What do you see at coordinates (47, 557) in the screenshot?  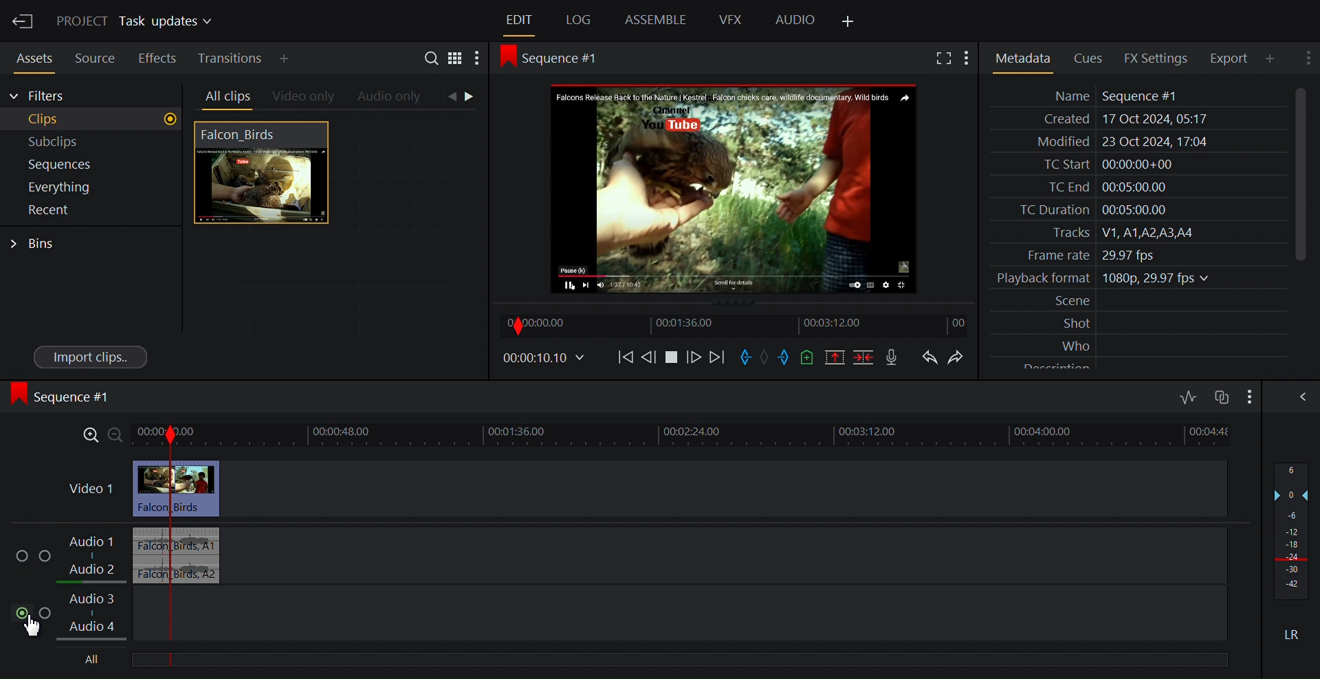 I see `Solo thistrack` at bounding box center [47, 557].